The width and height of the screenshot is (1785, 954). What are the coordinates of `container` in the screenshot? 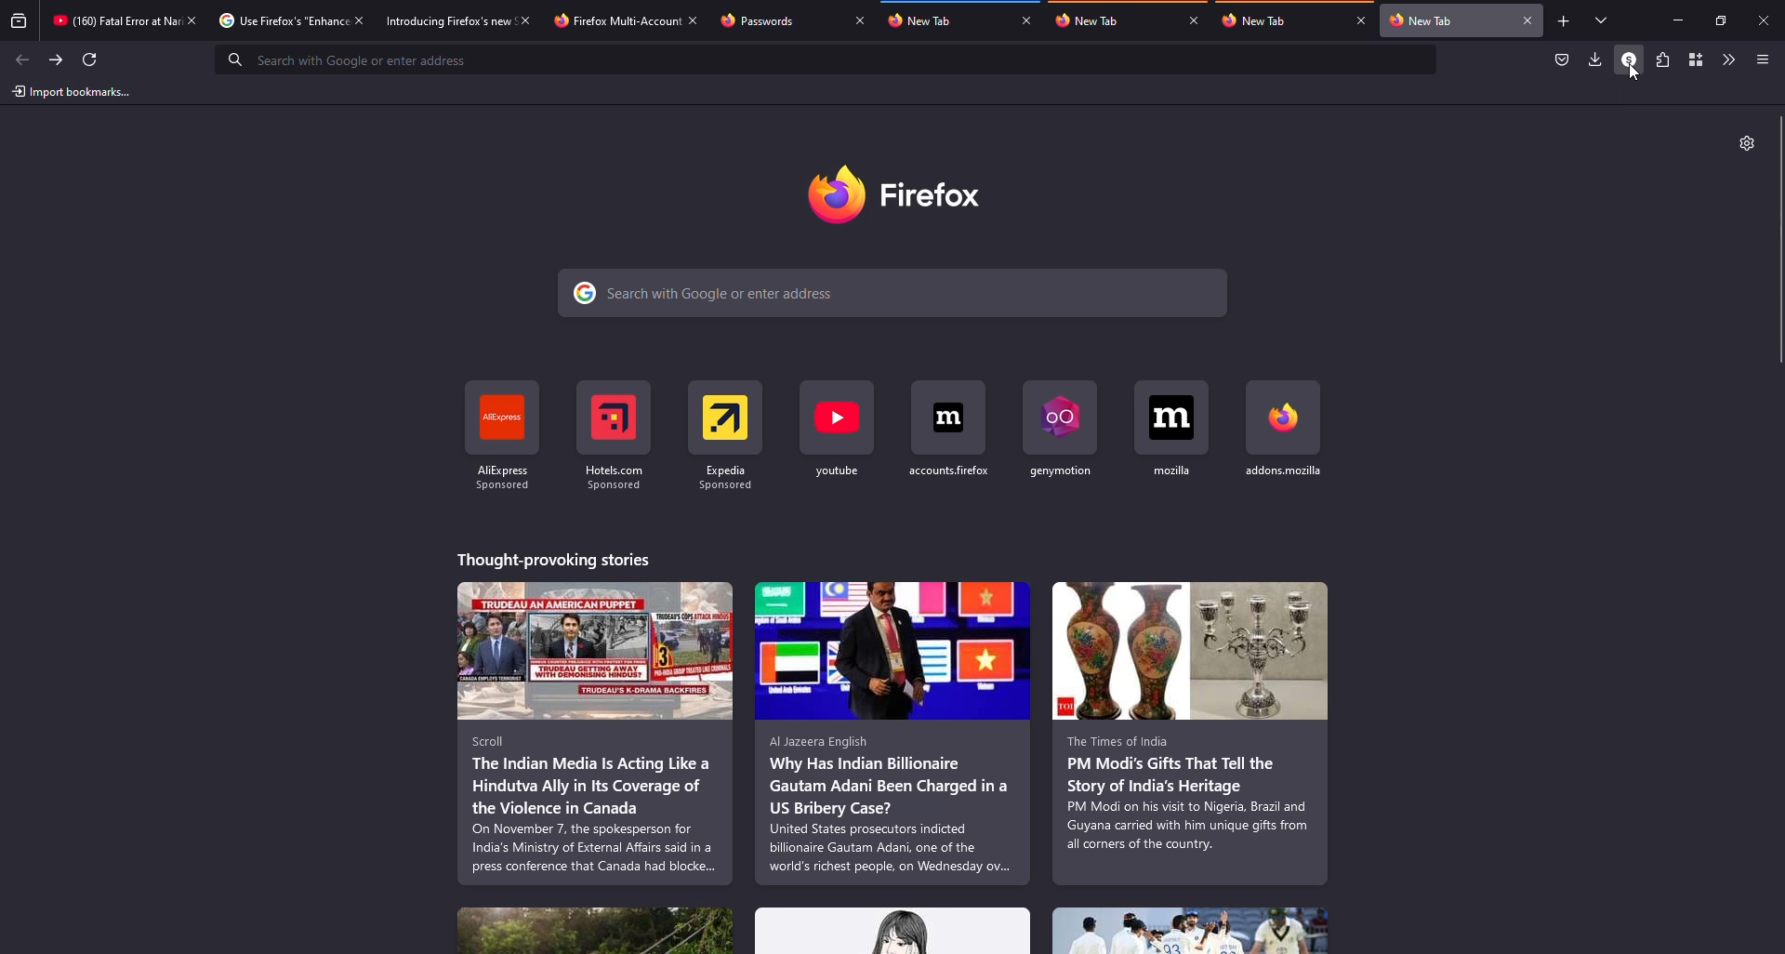 It's located at (1694, 60).